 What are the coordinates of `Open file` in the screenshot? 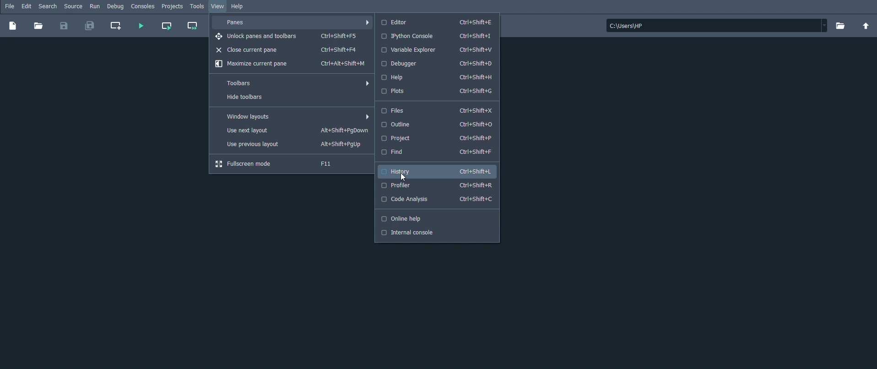 It's located at (38, 27).